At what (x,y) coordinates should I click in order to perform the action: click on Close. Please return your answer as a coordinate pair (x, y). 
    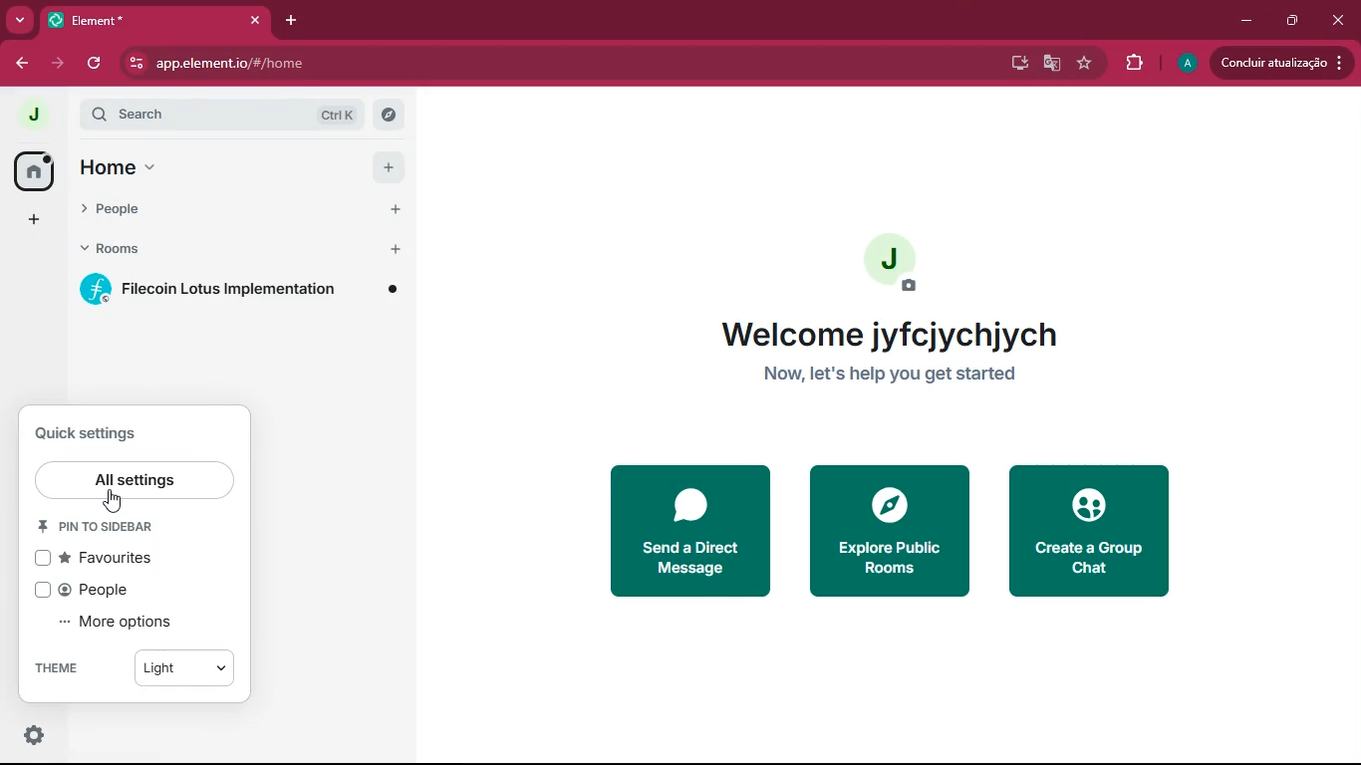
    Looking at the image, I should click on (1339, 20).